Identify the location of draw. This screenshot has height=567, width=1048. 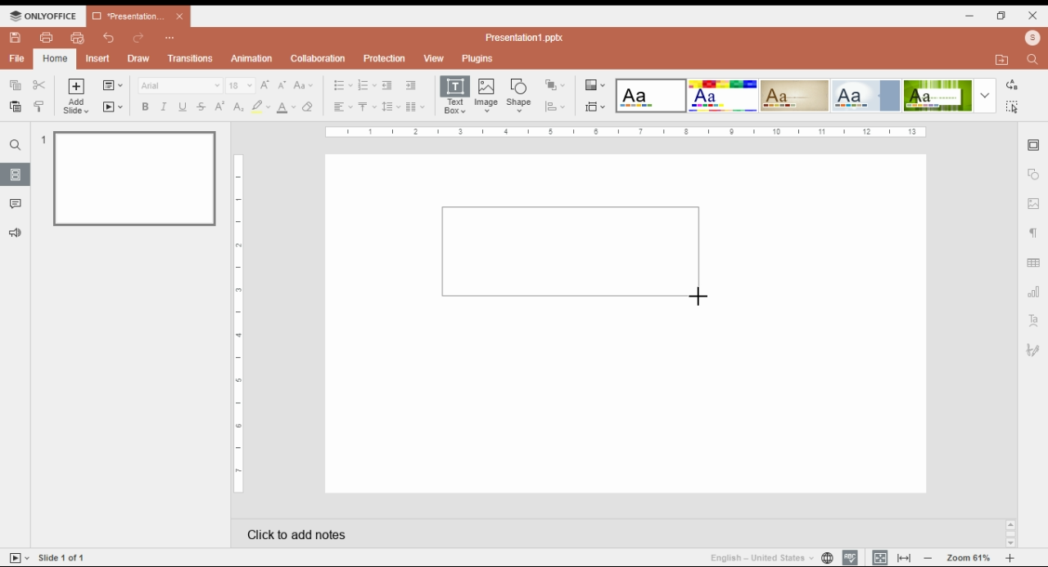
(138, 59).